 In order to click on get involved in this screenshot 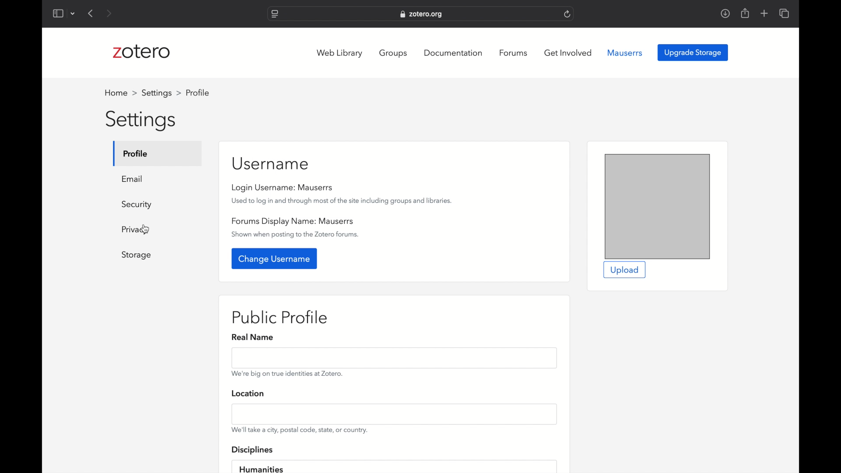, I will do `click(568, 53)`.